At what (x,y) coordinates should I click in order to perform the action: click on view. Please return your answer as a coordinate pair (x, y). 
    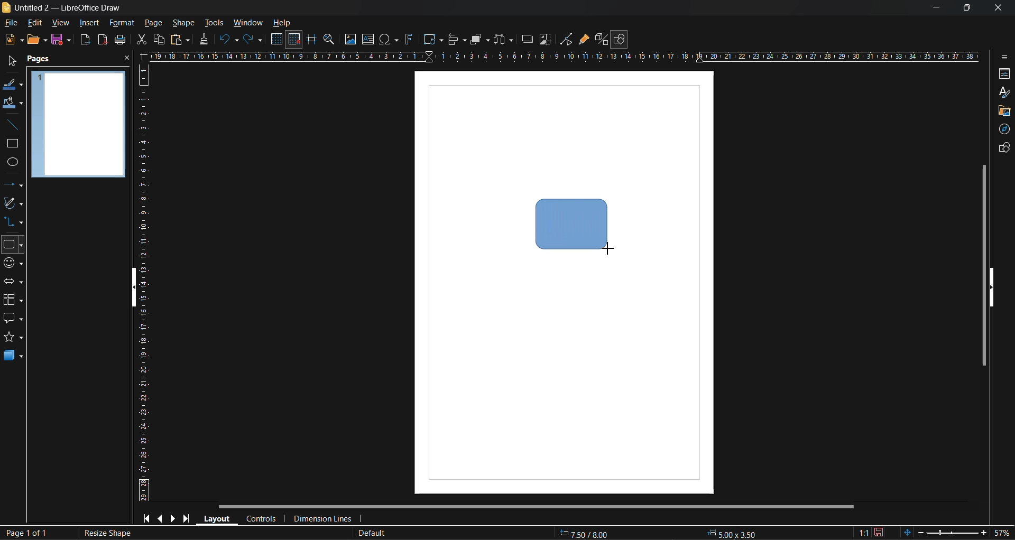
    Looking at the image, I should click on (59, 22).